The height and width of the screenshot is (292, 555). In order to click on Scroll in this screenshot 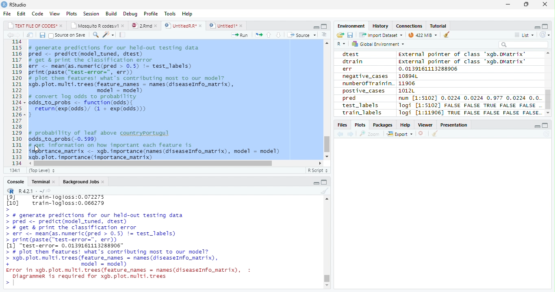, I will do `click(175, 164)`.